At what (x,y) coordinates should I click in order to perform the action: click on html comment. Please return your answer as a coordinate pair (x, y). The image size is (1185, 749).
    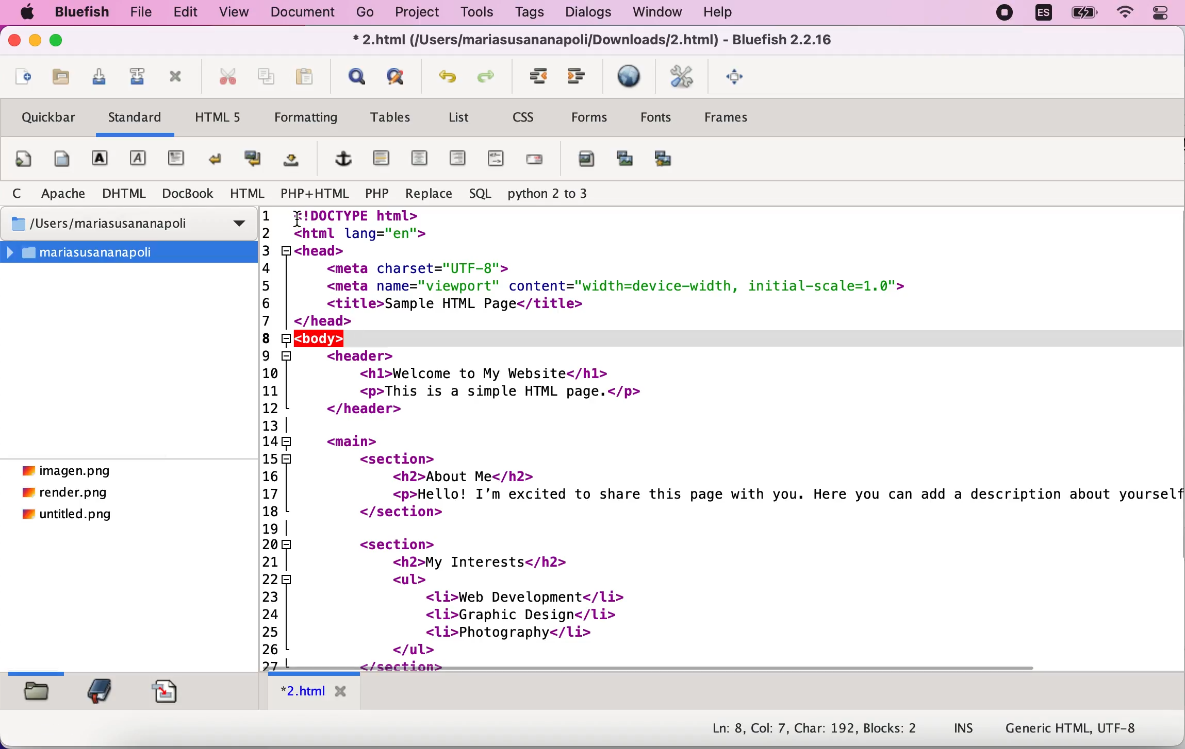
    Looking at the image, I should click on (492, 159).